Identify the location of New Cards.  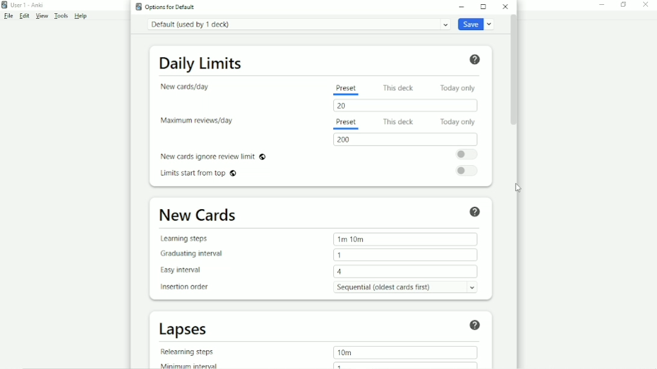
(200, 215).